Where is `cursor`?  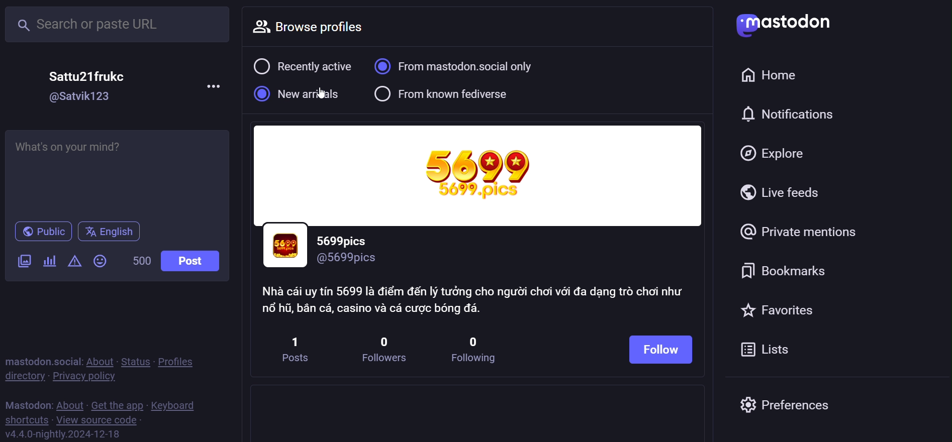
cursor is located at coordinates (325, 94).